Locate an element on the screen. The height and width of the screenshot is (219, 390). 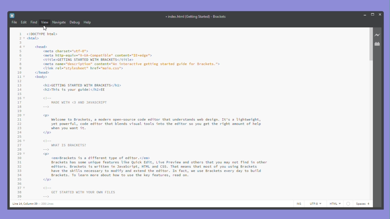
Brackets logo is located at coordinates (12, 16).